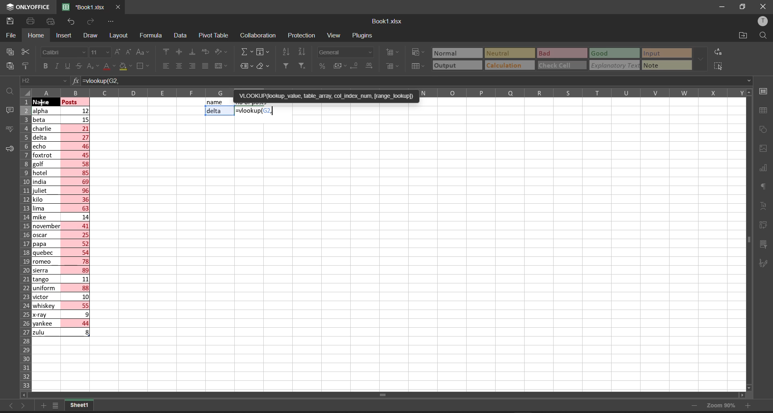 This screenshot has height=413, width=773. Describe the element at coordinates (79, 67) in the screenshot. I see `strikethrough` at that location.